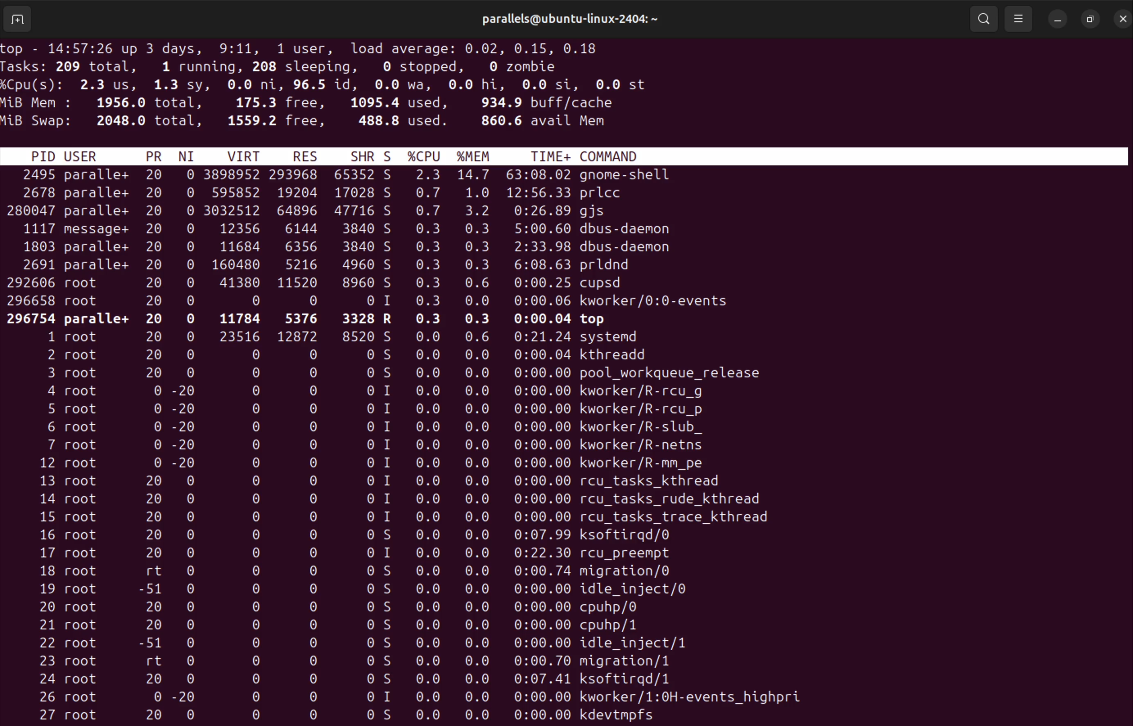 This screenshot has width=1133, height=726. I want to click on time+ command, so click(587, 155).